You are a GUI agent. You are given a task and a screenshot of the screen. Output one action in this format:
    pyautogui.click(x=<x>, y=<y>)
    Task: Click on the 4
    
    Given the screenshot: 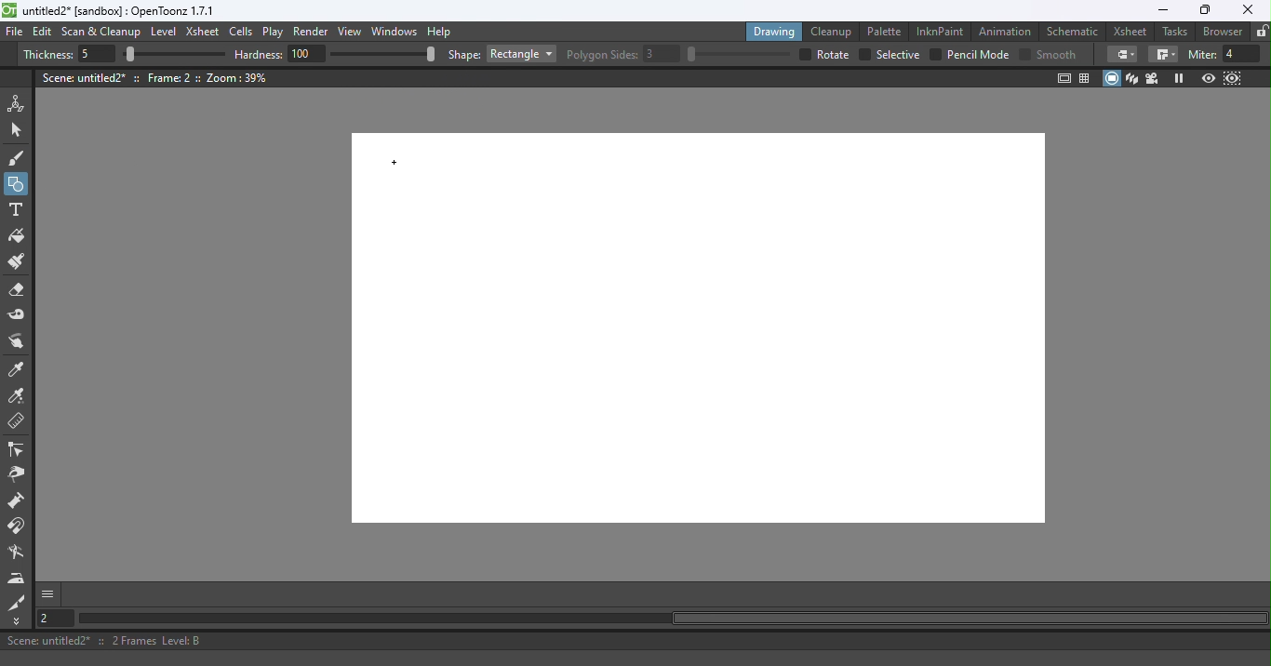 What is the action you would take?
    pyautogui.click(x=1242, y=54)
    